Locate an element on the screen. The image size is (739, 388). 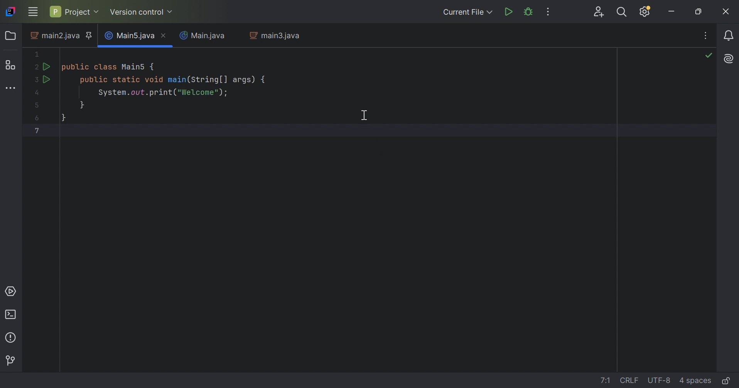
main2.java is located at coordinates (54, 36).